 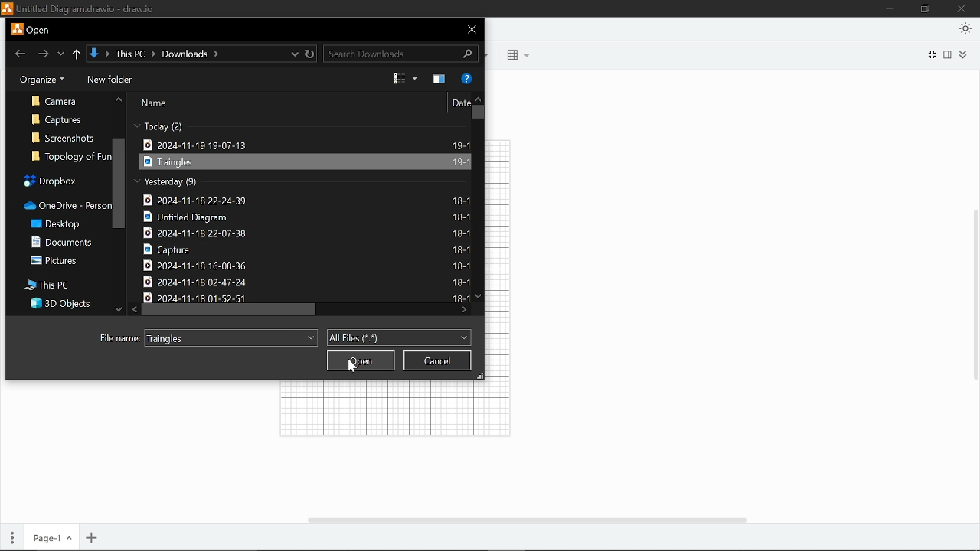 What do you see at coordinates (57, 224) in the screenshot?
I see `Desktop` at bounding box center [57, 224].